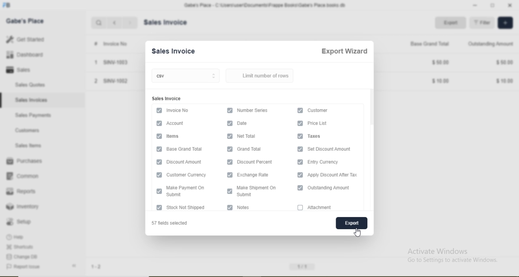  What do you see at coordinates (193, 208) in the screenshot?
I see `Stock Not Shipped` at bounding box center [193, 208].